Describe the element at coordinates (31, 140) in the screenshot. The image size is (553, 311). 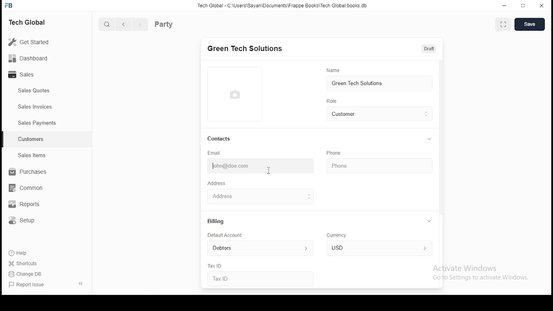
I see `customers` at that location.